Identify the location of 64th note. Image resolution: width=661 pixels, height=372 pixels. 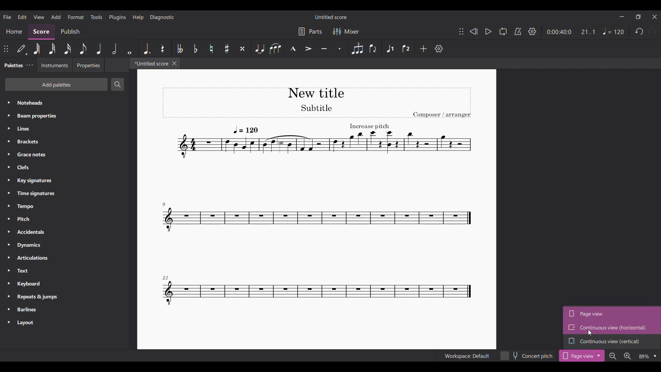
(36, 49).